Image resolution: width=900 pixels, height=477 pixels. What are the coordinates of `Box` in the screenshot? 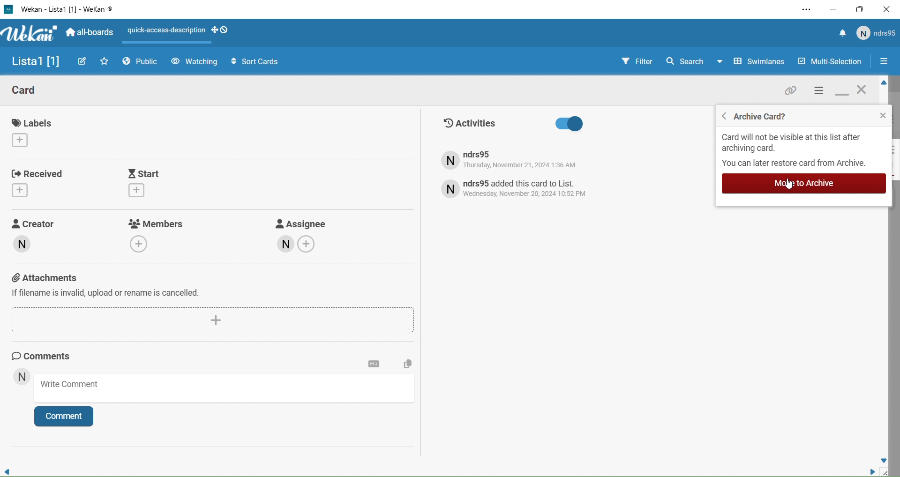 It's located at (859, 10).